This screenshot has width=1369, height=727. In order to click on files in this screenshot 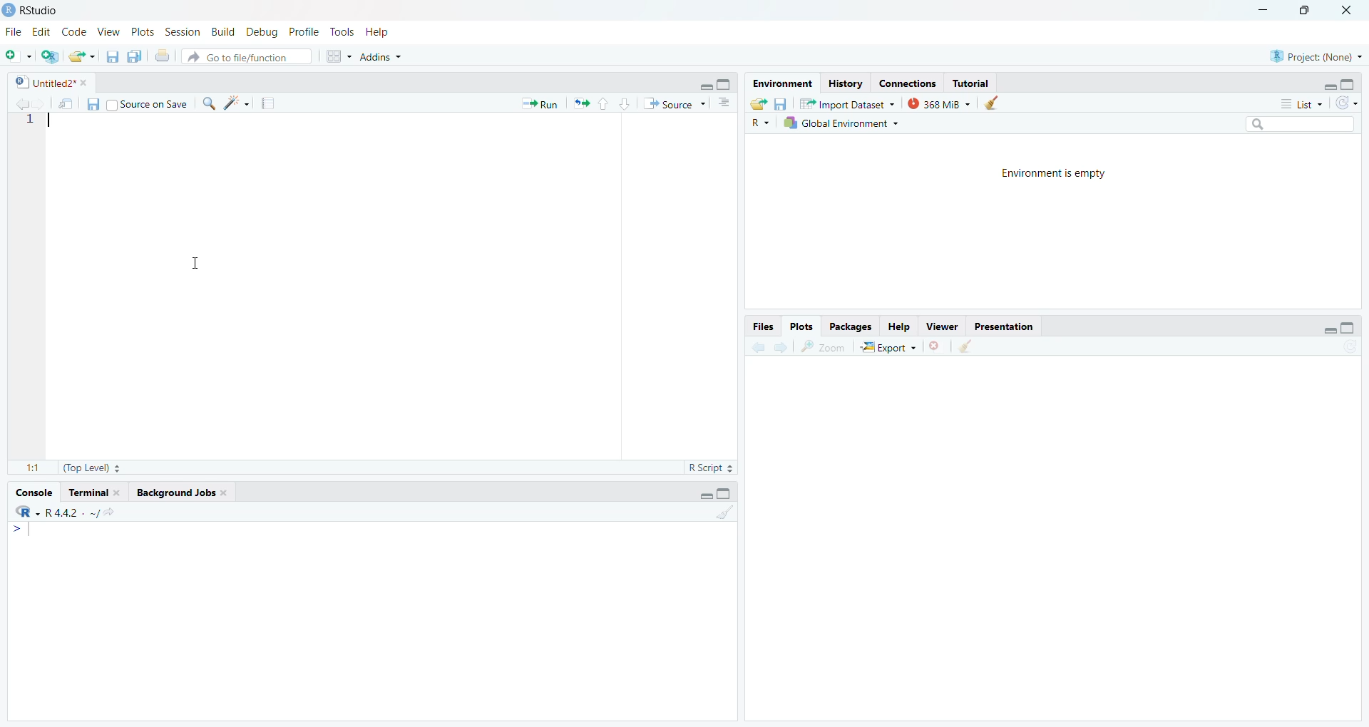, I will do `click(111, 59)`.